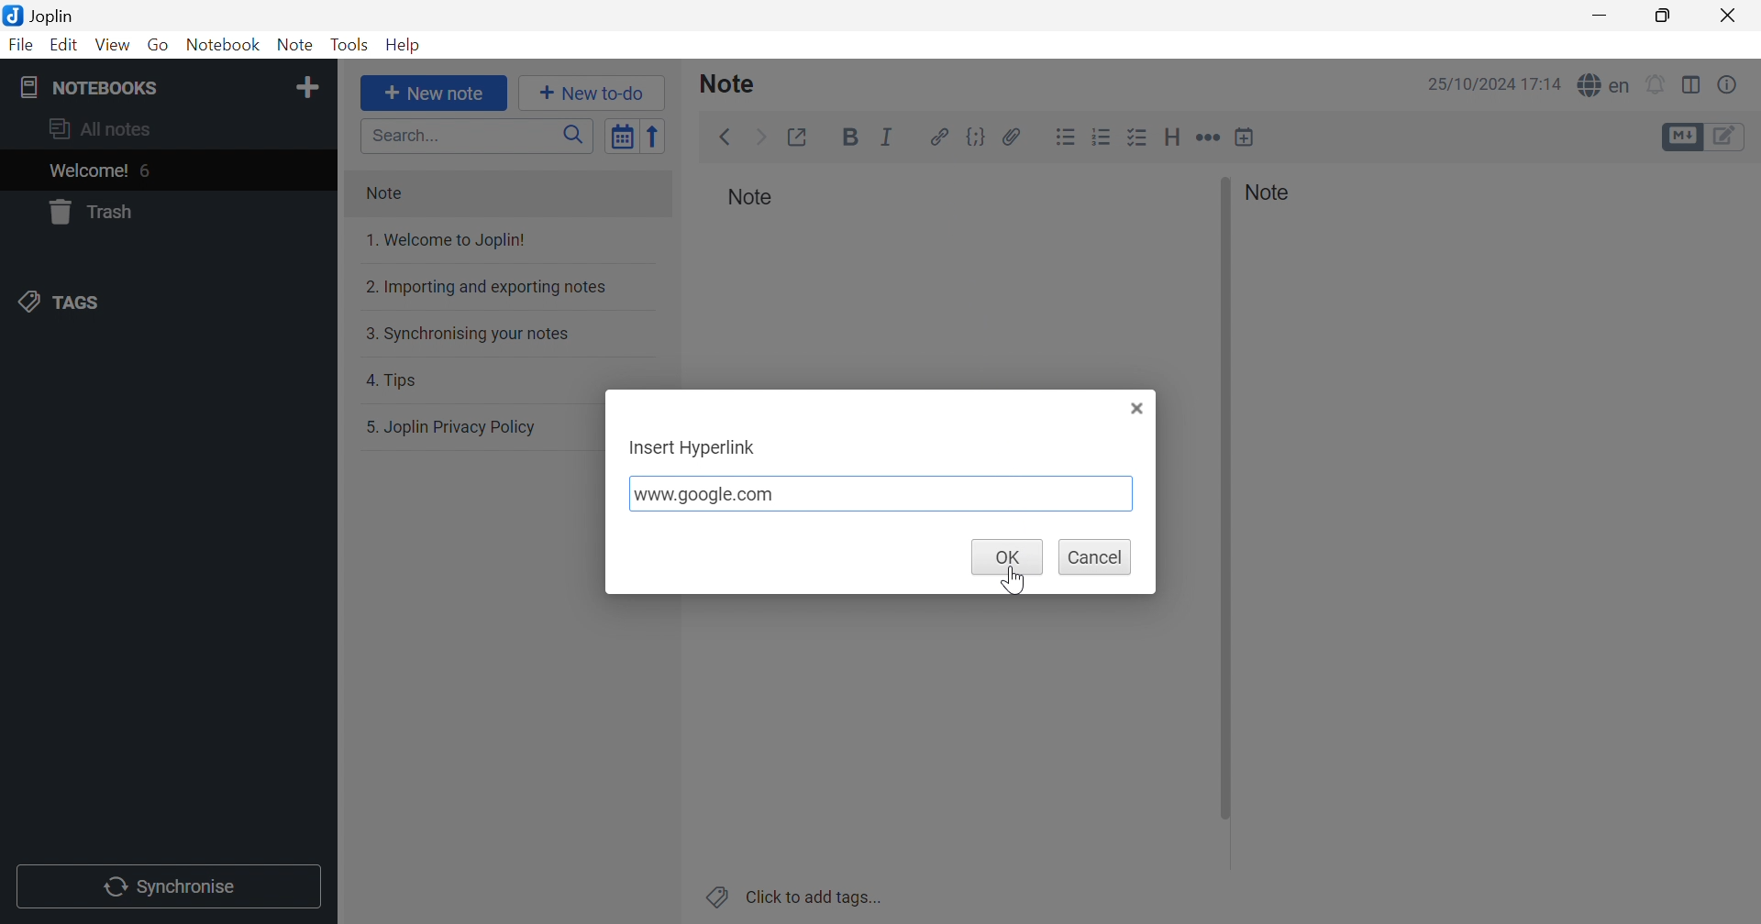  I want to click on Synchronise, so click(169, 886).